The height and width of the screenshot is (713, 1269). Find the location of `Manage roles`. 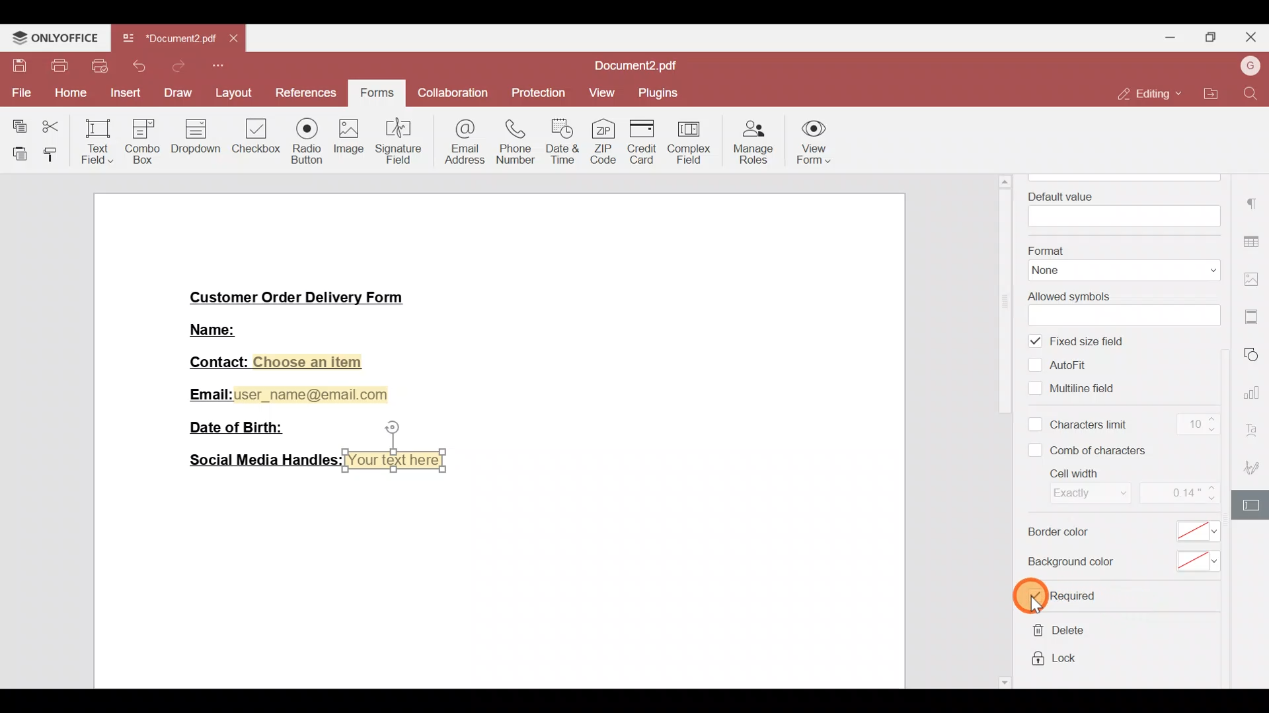

Manage roles is located at coordinates (755, 140).